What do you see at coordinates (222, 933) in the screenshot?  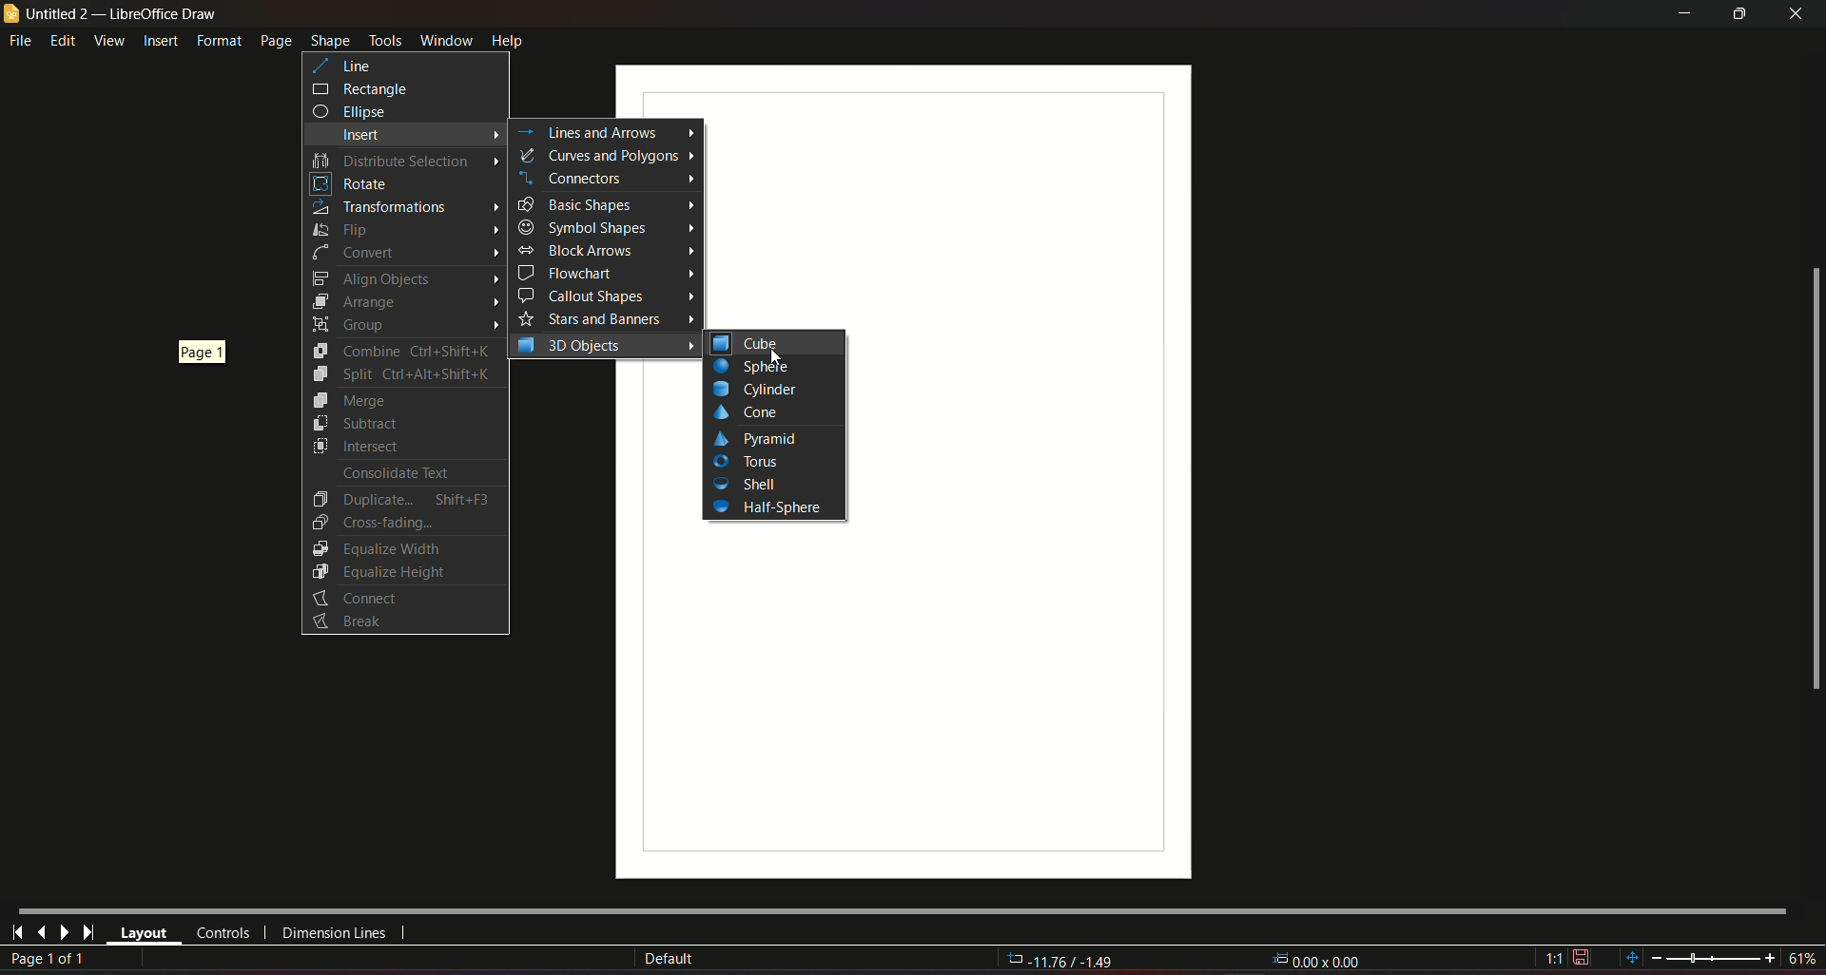 I see `controls` at bounding box center [222, 933].